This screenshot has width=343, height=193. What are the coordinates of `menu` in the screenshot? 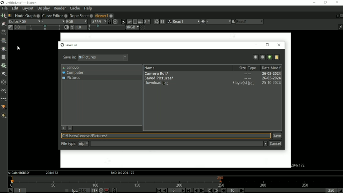 It's located at (218, 22).